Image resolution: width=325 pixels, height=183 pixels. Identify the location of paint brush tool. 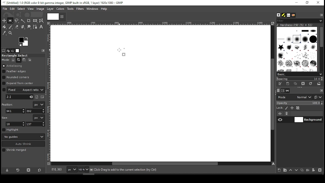
(11, 27).